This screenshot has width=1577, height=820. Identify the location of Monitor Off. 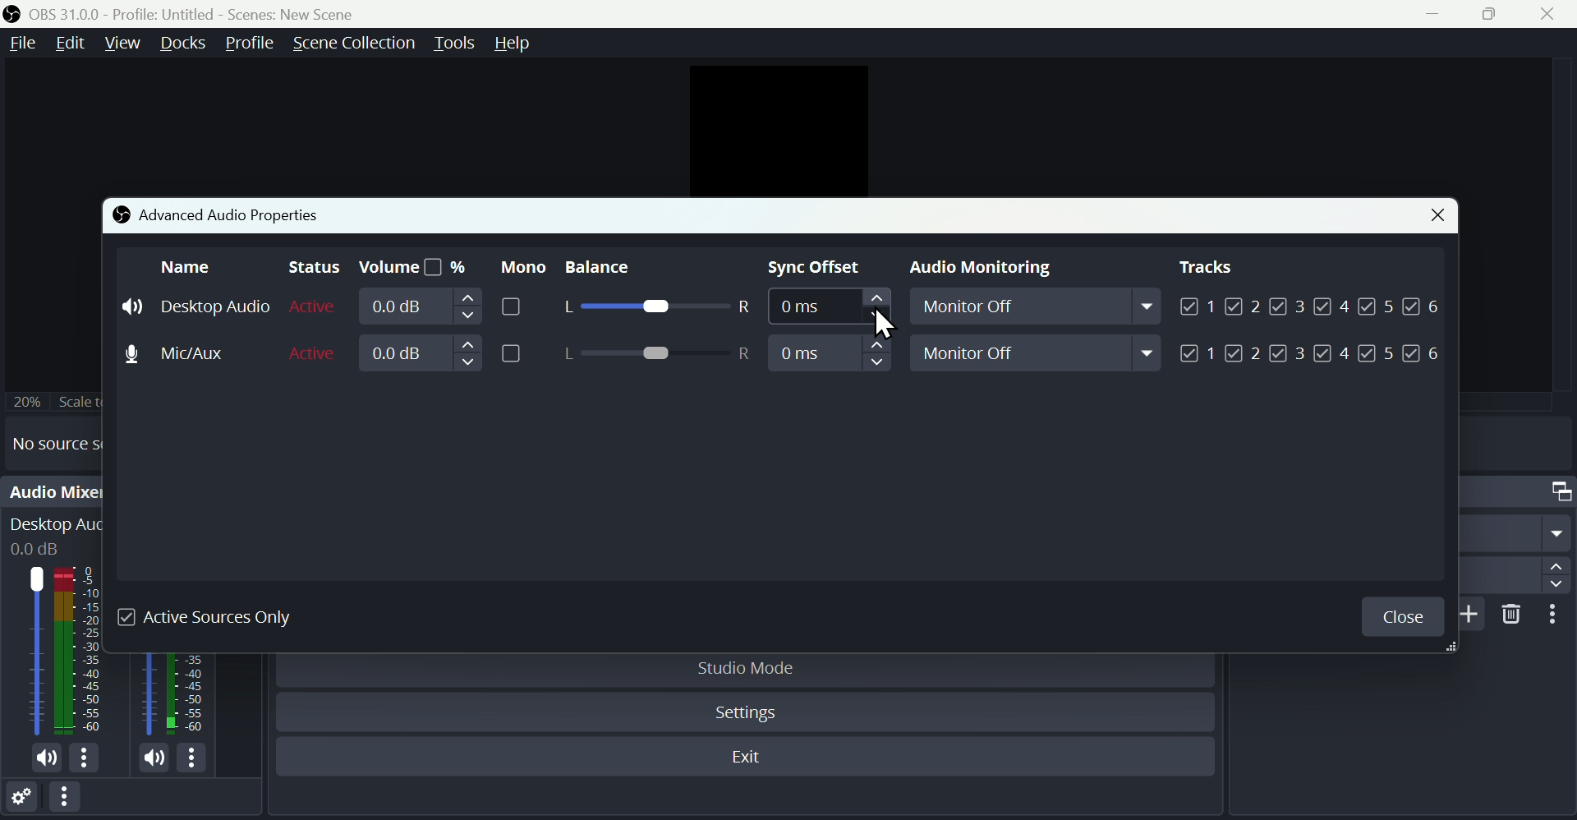
(1038, 352).